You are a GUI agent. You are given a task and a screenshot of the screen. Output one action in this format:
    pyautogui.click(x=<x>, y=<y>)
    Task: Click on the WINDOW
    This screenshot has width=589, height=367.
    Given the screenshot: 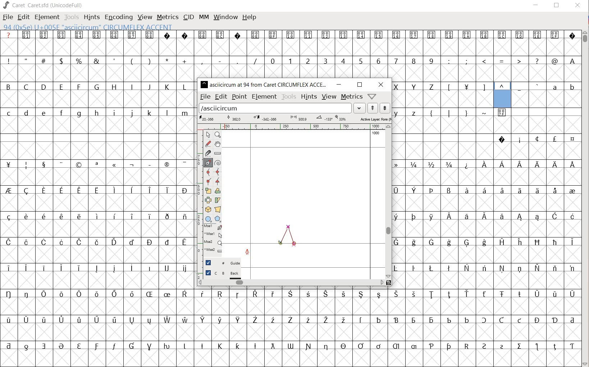 What is the action you would take?
    pyautogui.click(x=225, y=17)
    